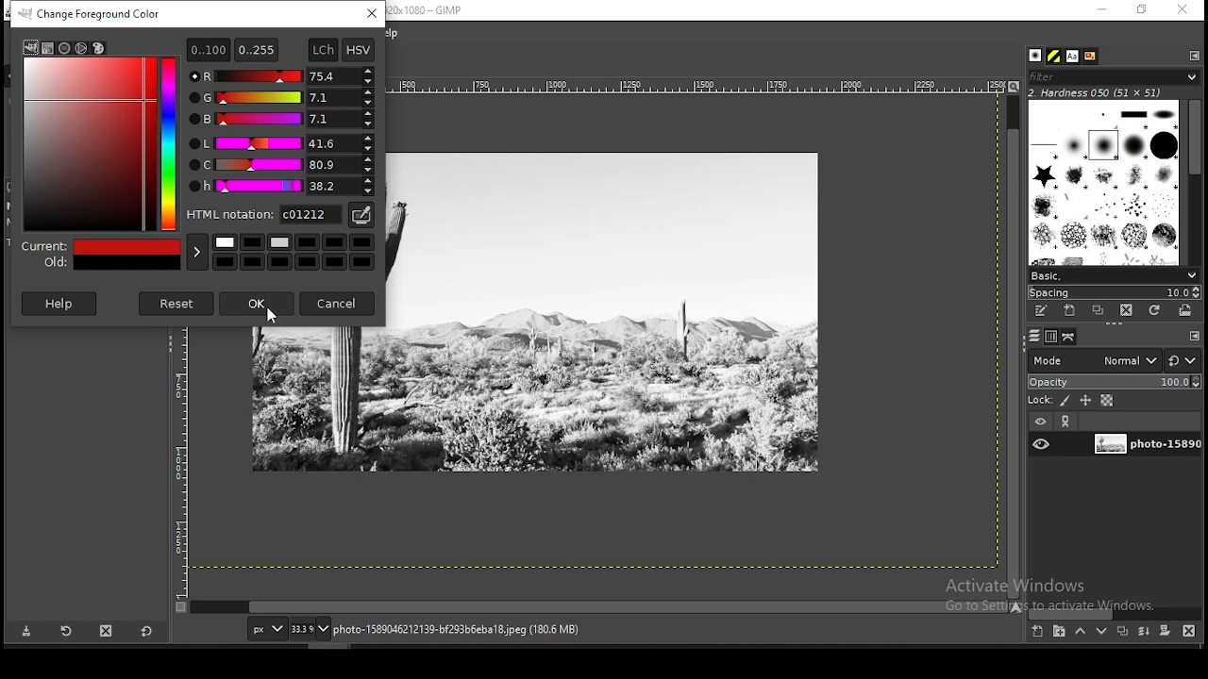 The image size is (1208, 679). I want to click on lch, so click(324, 48).